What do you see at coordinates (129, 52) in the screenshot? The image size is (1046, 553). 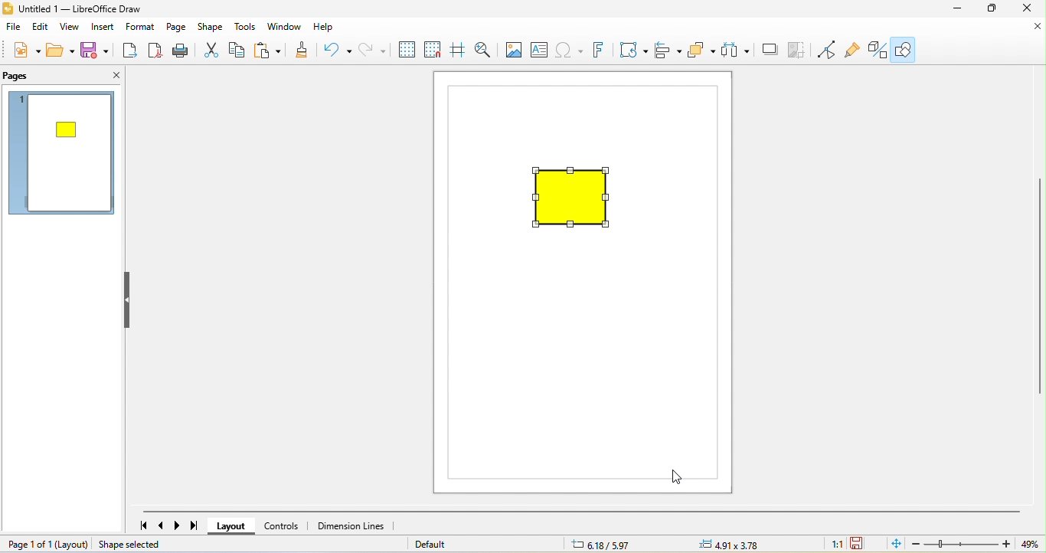 I see `export` at bounding box center [129, 52].